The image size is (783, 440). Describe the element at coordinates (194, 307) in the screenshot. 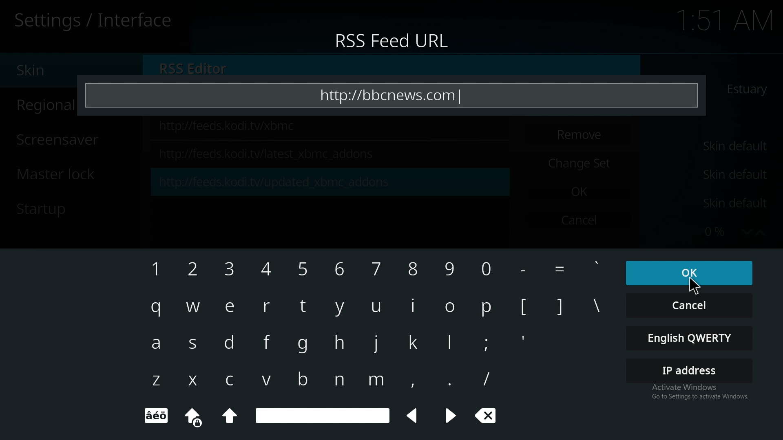

I see `w` at that location.